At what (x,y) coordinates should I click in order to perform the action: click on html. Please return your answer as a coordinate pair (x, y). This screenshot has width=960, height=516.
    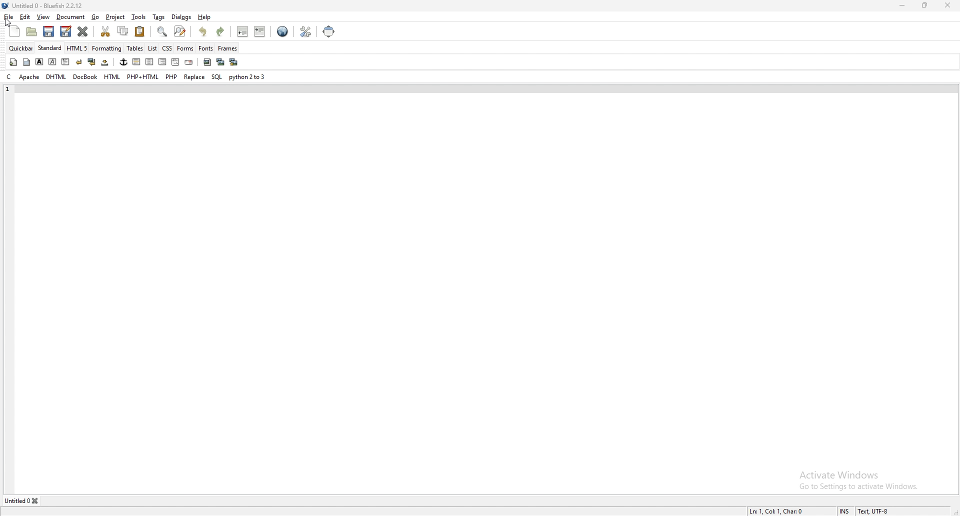
    Looking at the image, I should click on (112, 77).